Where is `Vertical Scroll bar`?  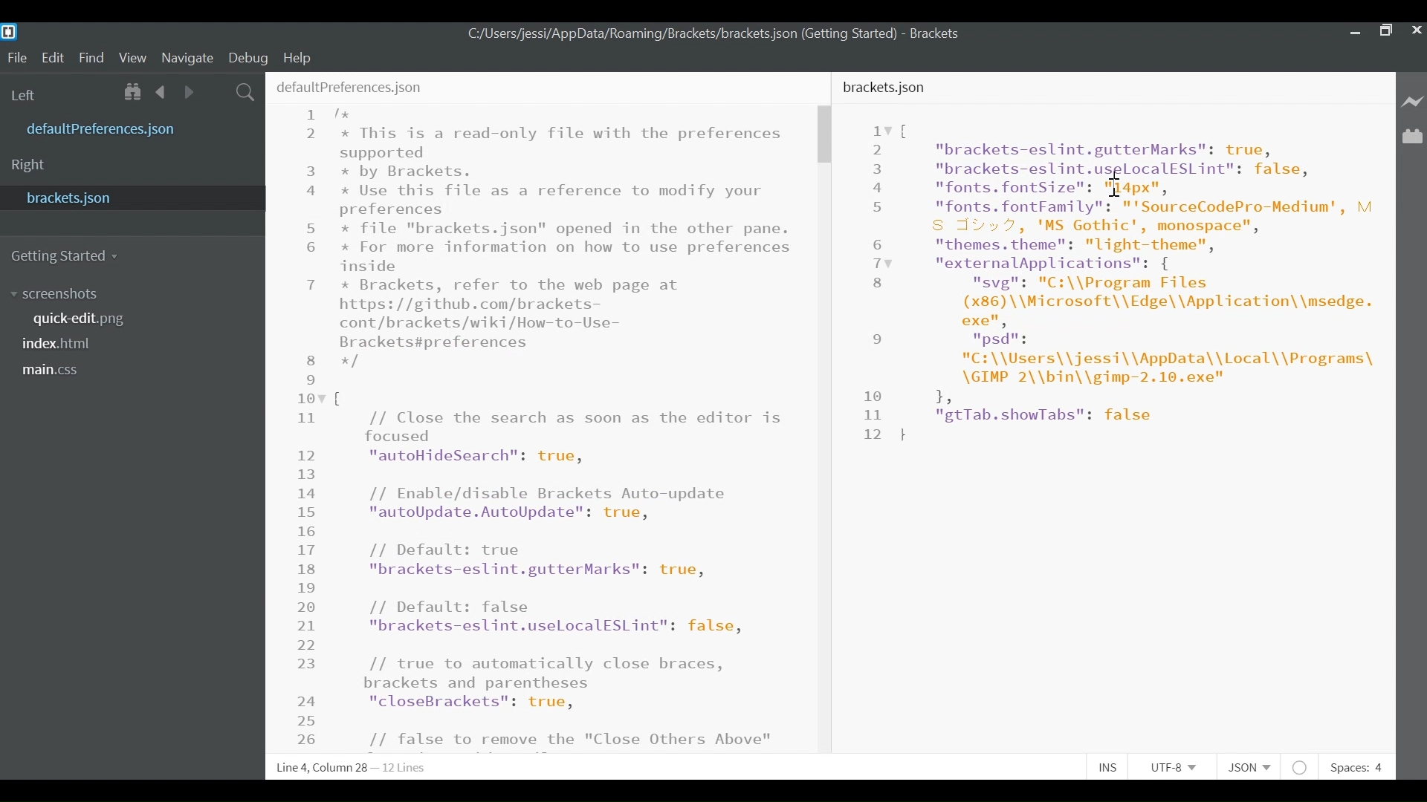 Vertical Scroll bar is located at coordinates (823, 134).